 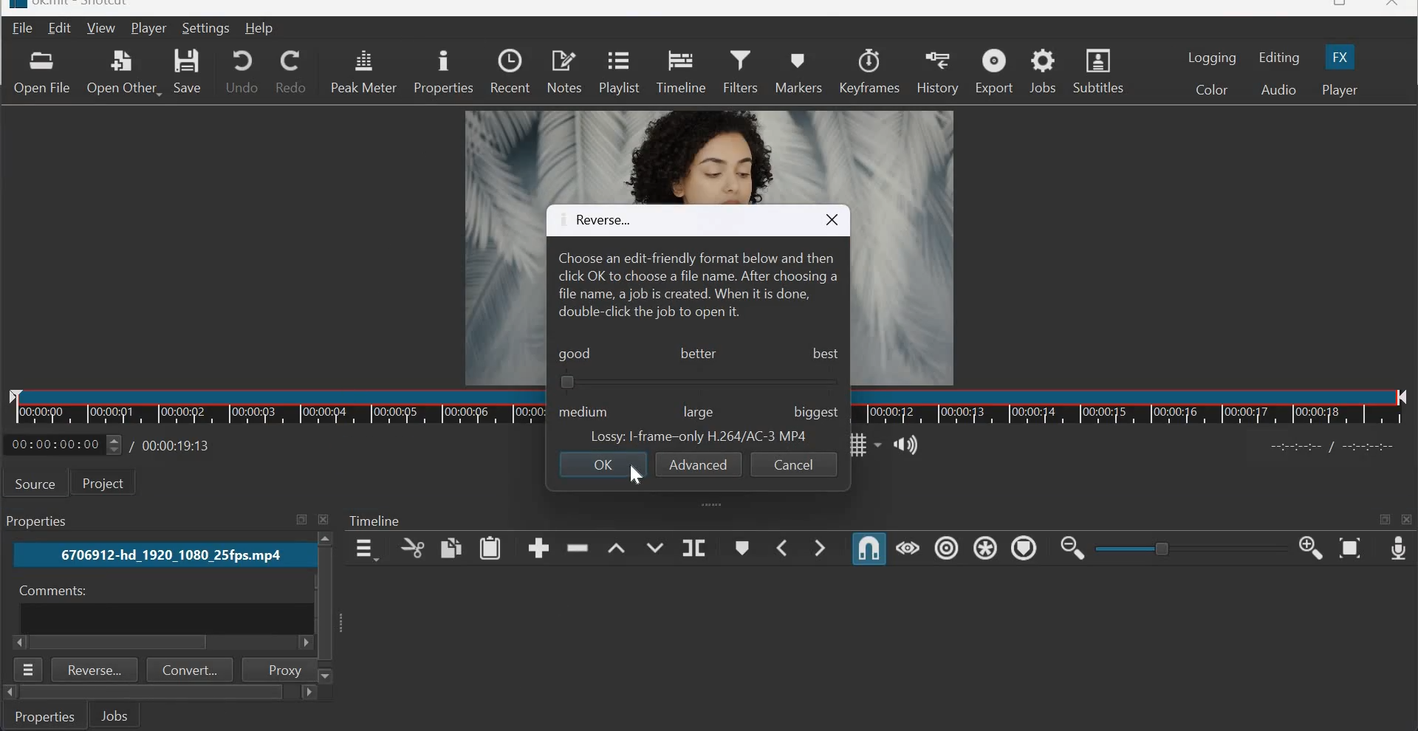 What do you see at coordinates (10, 693) in the screenshot?
I see `scroll left` at bounding box center [10, 693].